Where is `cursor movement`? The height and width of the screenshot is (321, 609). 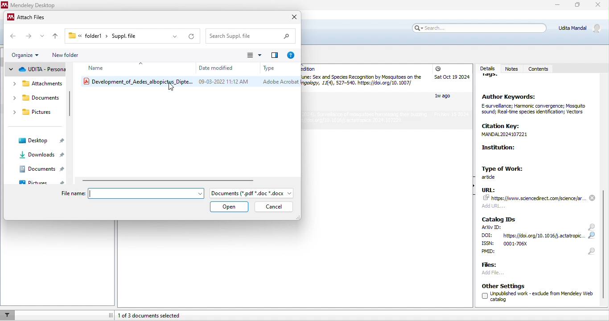
cursor movement is located at coordinates (177, 91).